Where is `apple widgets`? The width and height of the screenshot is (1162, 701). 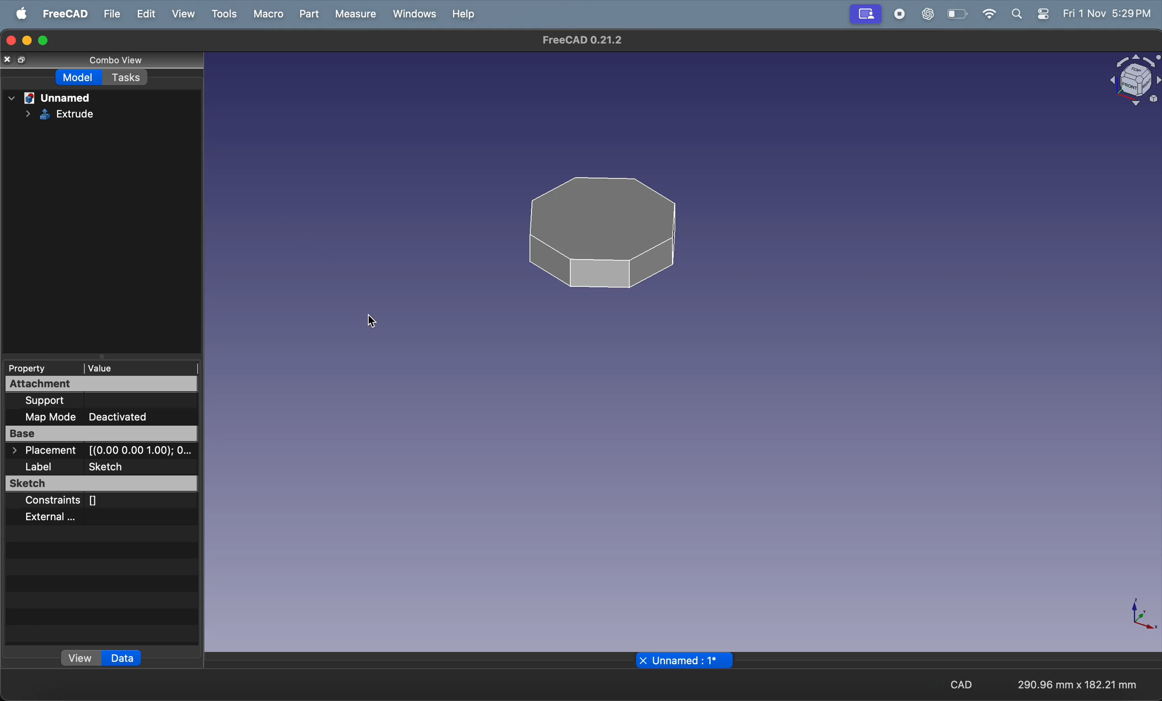 apple widgets is located at coordinates (1027, 14).